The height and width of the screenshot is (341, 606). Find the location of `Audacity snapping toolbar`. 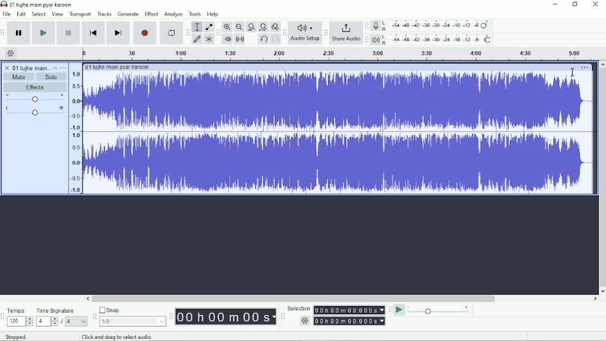

Audacity snapping toolbar is located at coordinates (94, 316).